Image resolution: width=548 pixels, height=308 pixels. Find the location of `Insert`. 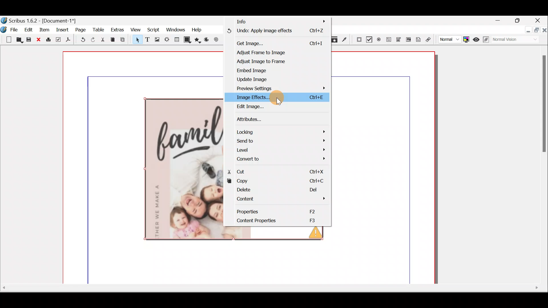

Insert is located at coordinates (62, 31).